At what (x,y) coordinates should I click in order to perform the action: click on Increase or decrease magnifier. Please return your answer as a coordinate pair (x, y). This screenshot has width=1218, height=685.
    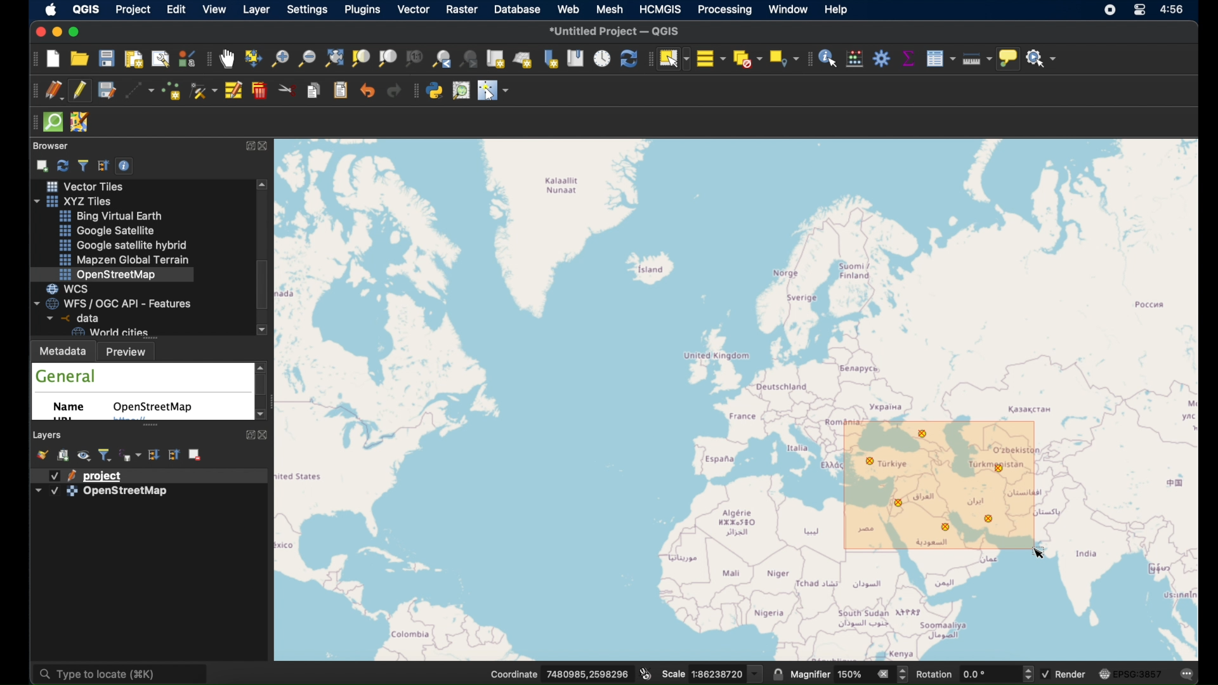
    Looking at the image, I should click on (904, 674).